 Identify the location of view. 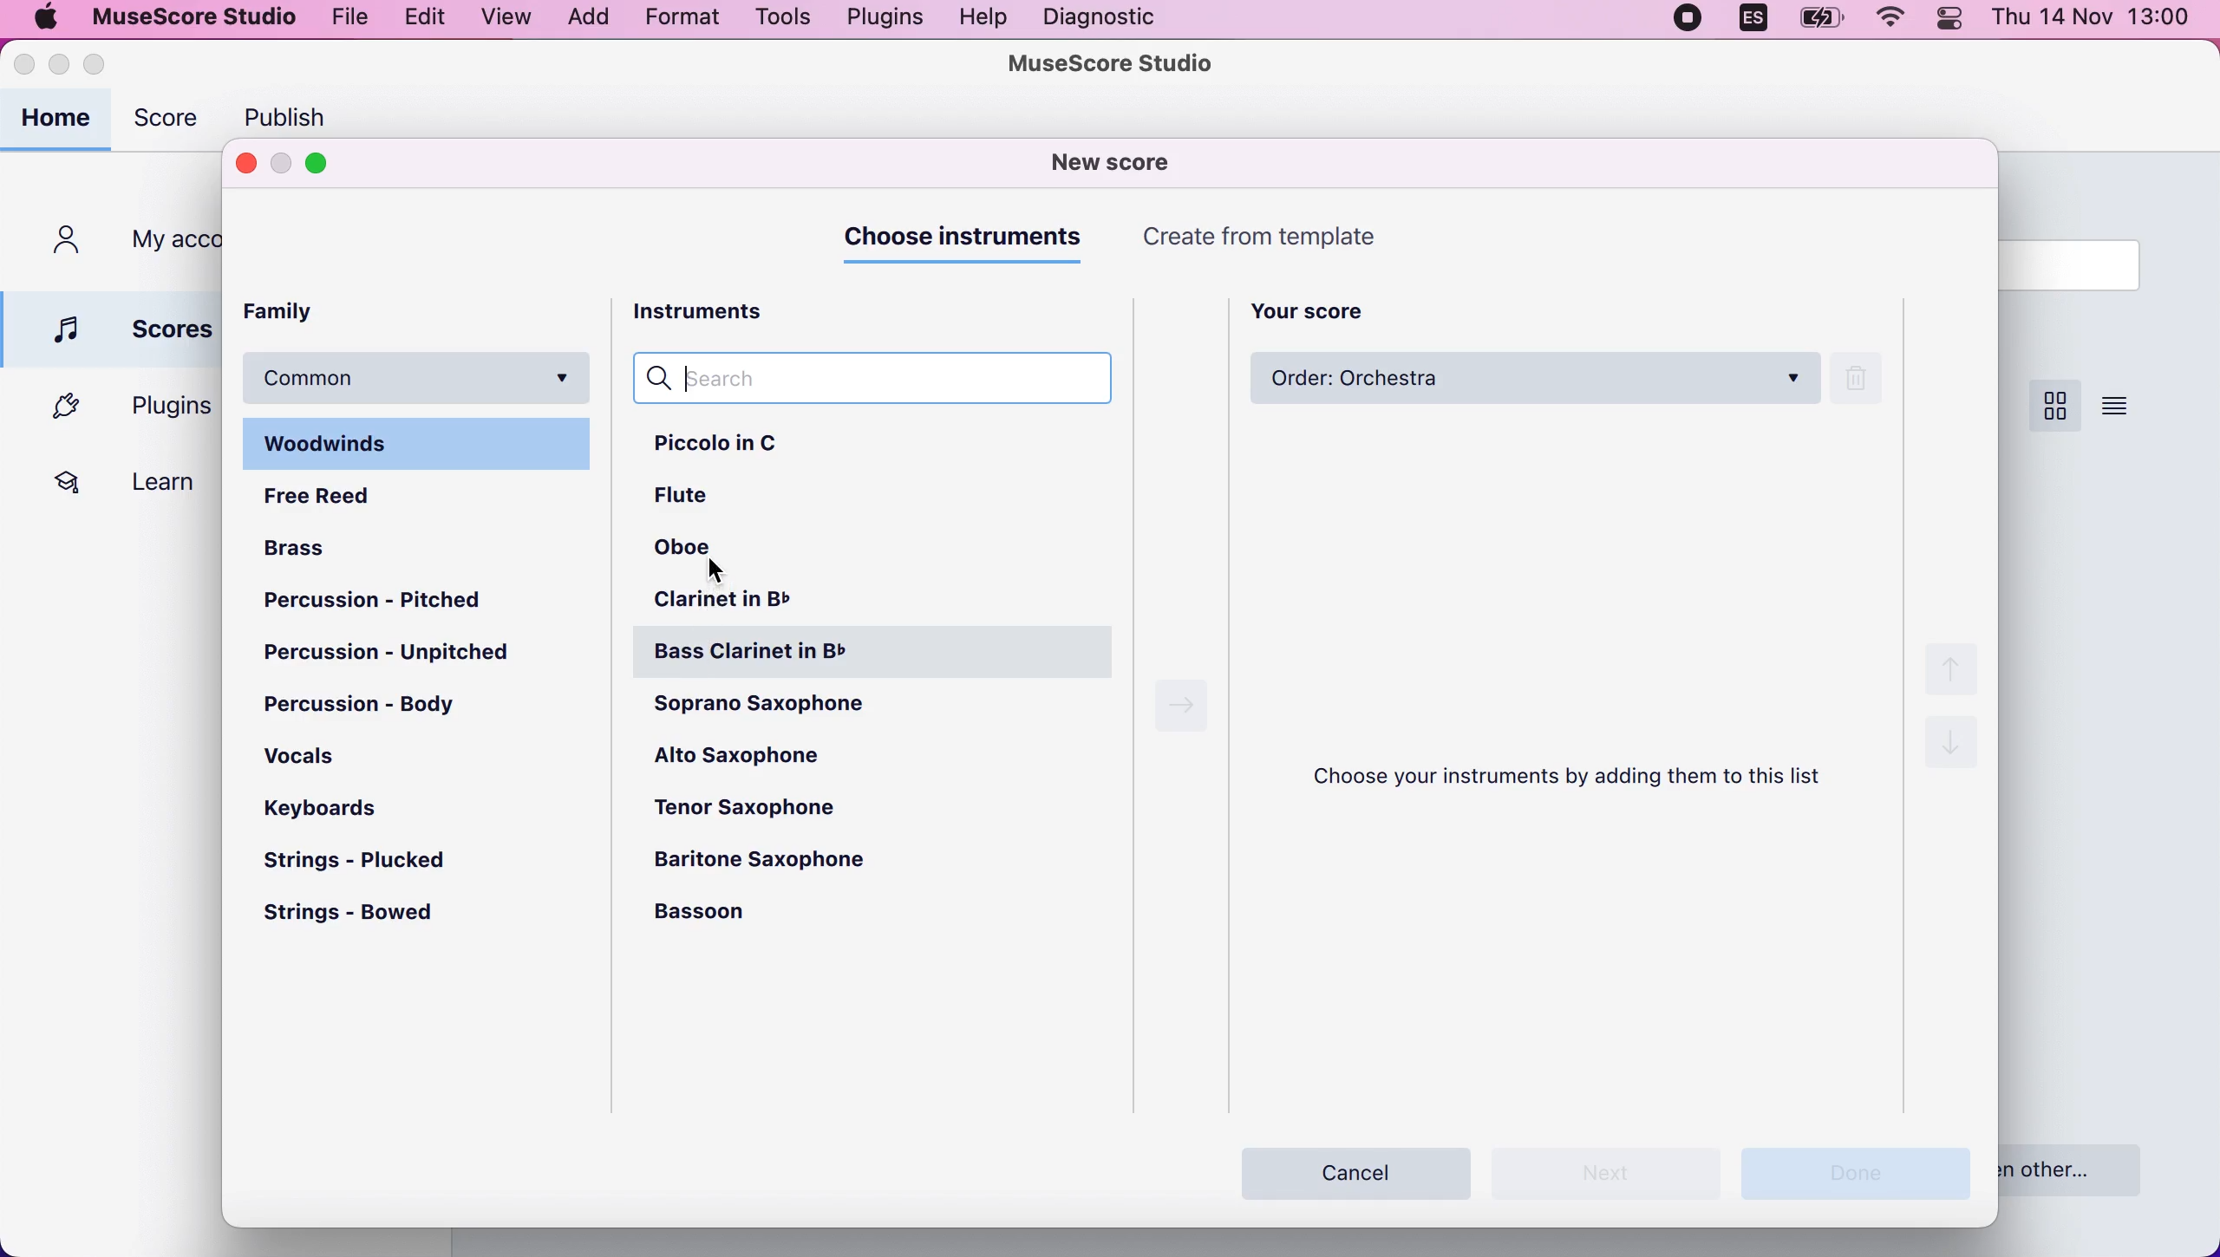
(505, 18).